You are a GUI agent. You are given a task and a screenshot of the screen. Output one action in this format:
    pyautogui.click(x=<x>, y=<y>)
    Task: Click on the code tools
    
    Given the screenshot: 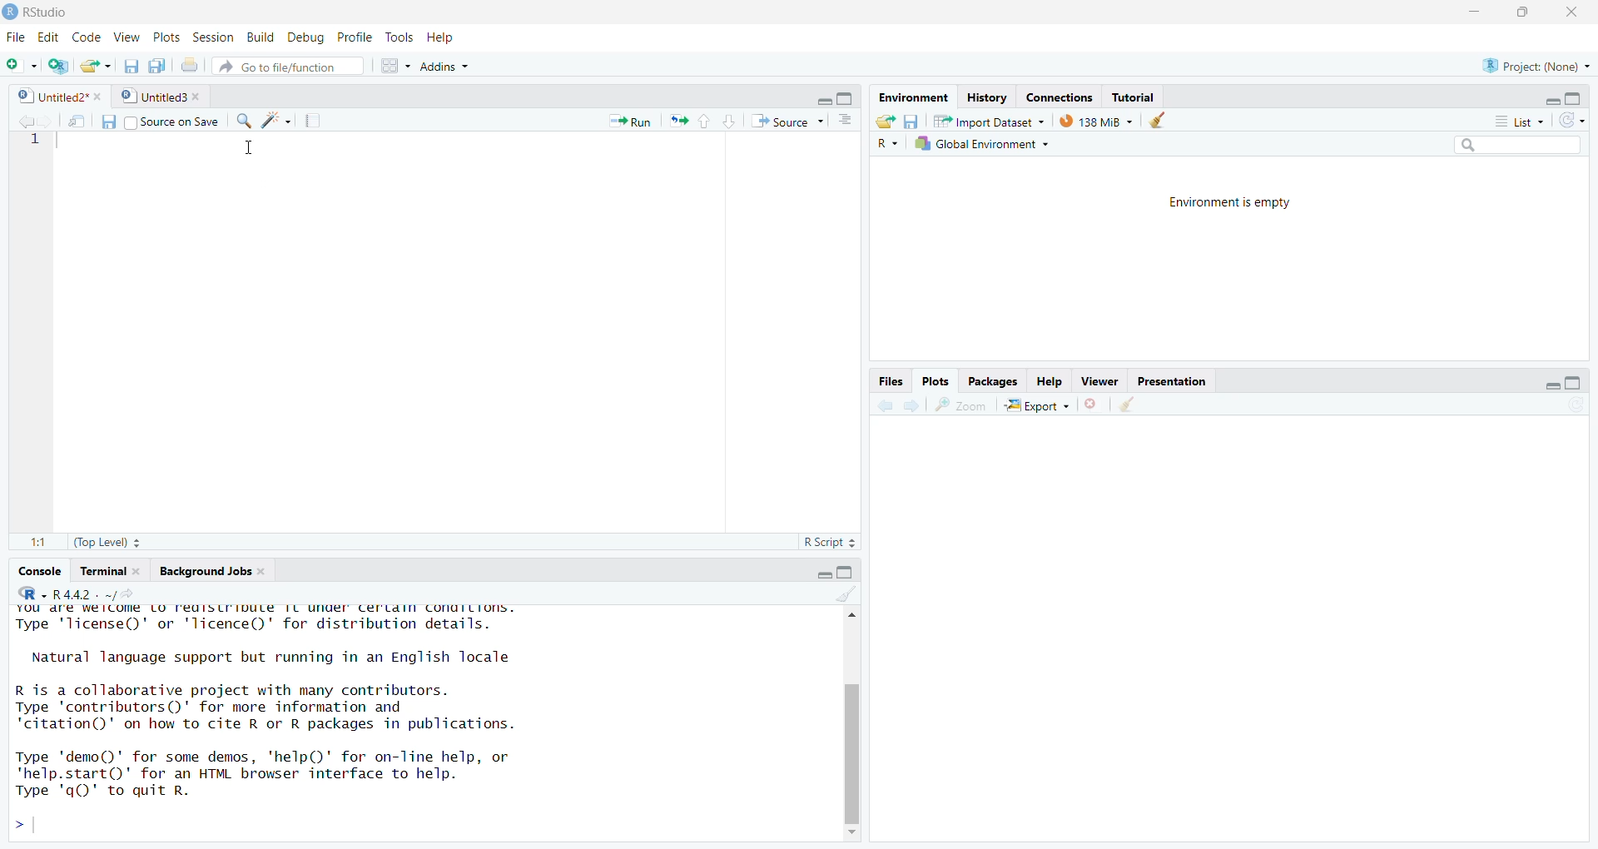 What is the action you would take?
    pyautogui.click(x=278, y=122)
    